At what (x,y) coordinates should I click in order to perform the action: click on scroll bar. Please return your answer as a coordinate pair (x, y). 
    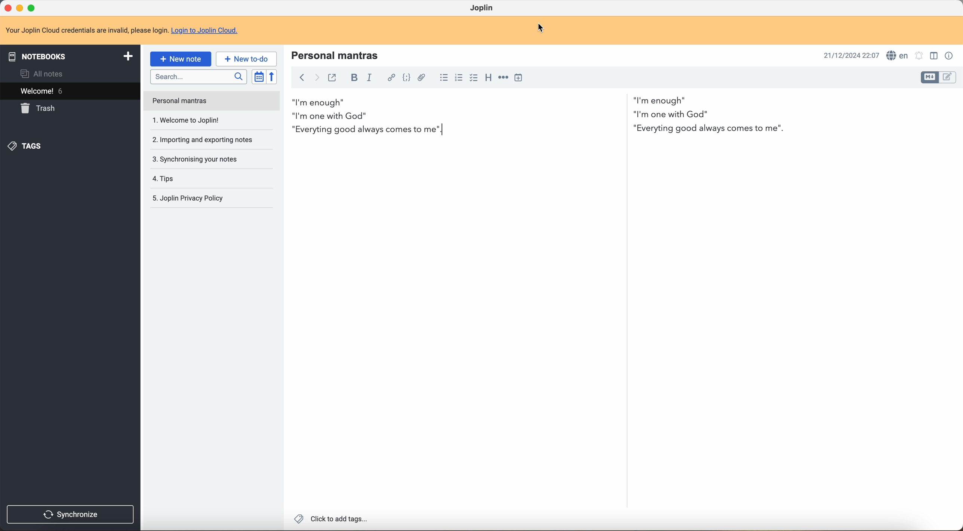
    Looking at the image, I should click on (625, 250).